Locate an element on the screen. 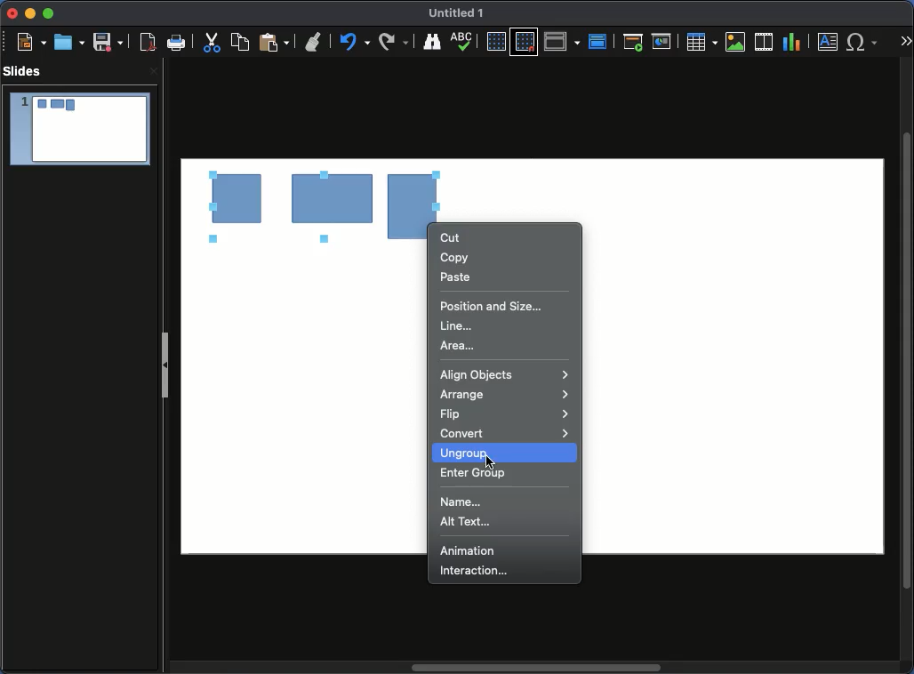  Objects is located at coordinates (325, 199).